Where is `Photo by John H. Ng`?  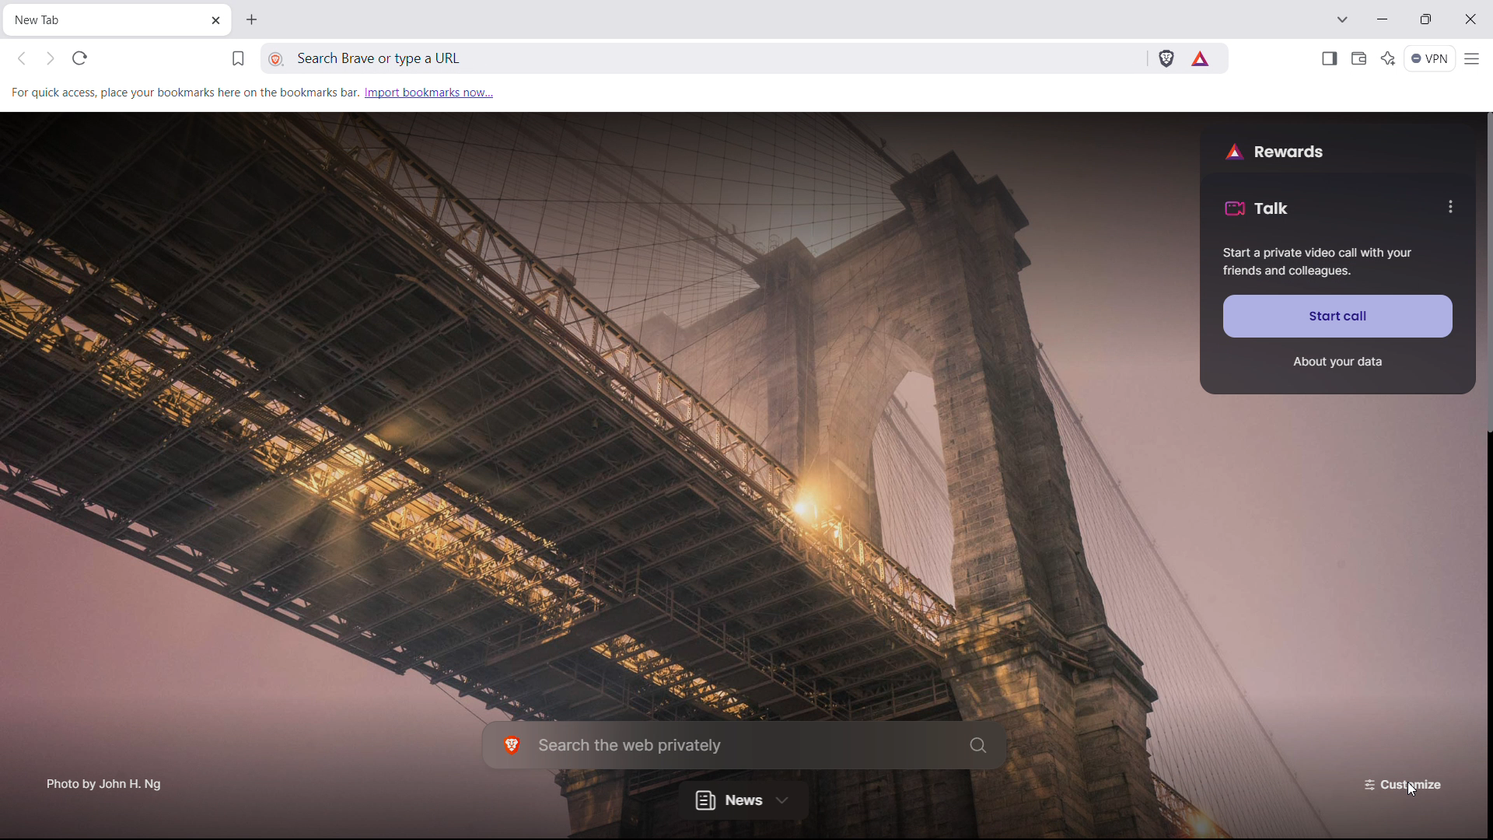 Photo by John H. Ng is located at coordinates (105, 779).